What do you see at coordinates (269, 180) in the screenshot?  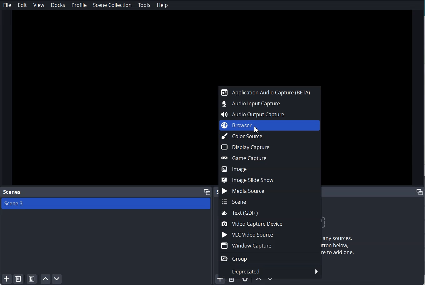 I see `Image Slide Show` at bounding box center [269, 180].